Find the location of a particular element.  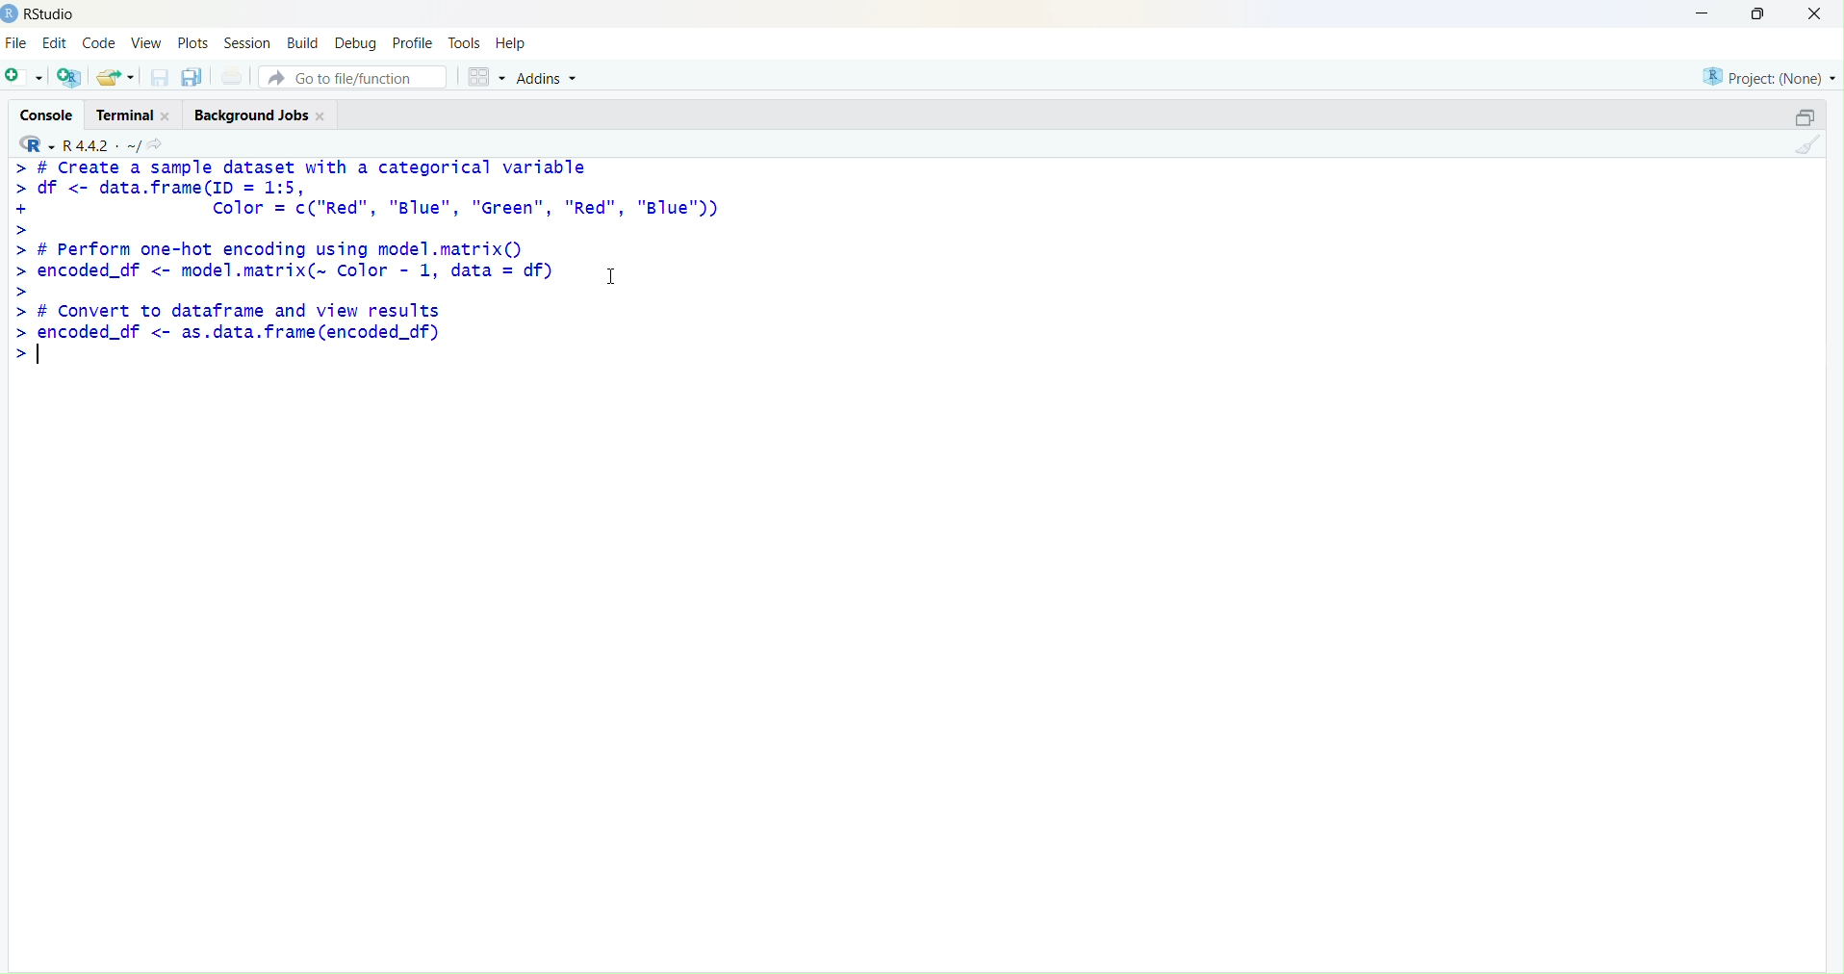

save is located at coordinates (162, 77).